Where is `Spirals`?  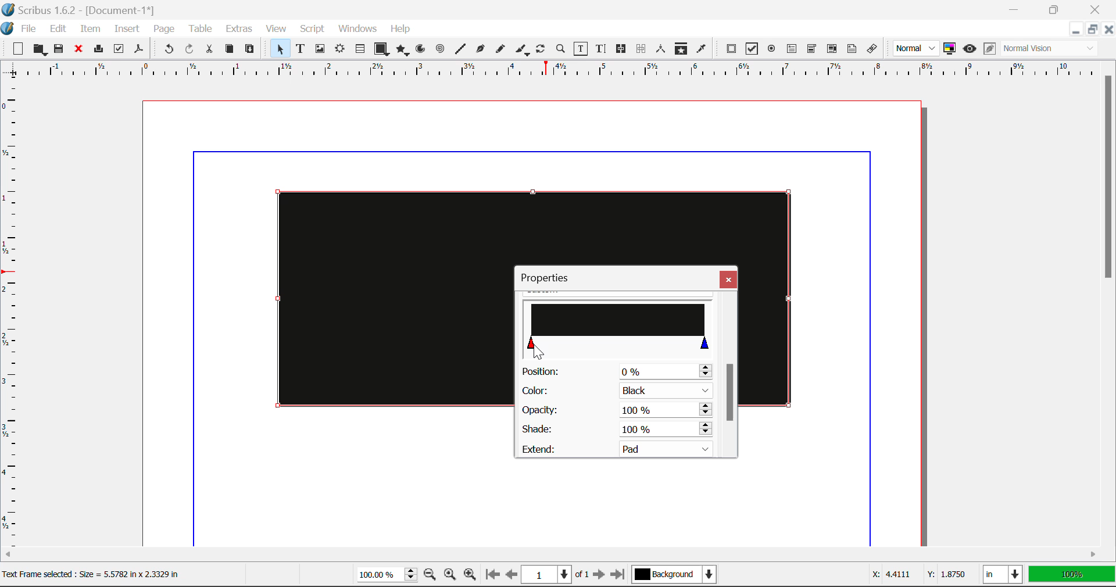
Spirals is located at coordinates (439, 50).